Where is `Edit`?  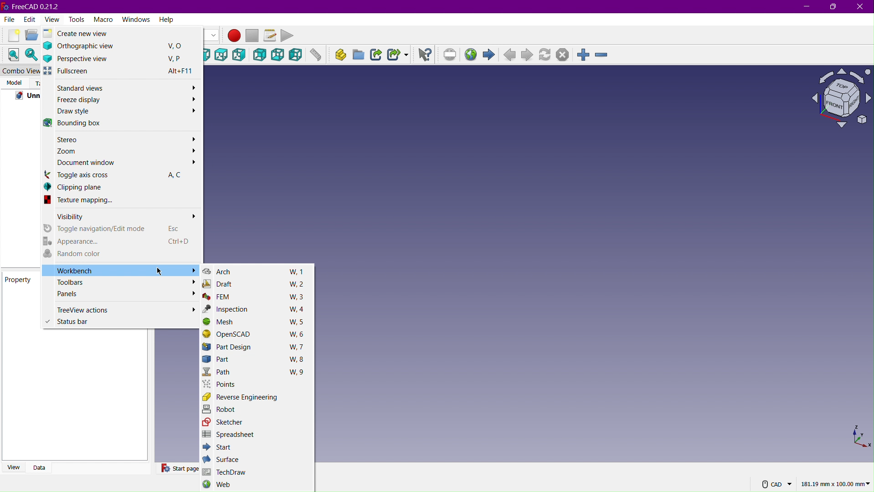 Edit is located at coordinates (29, 19).